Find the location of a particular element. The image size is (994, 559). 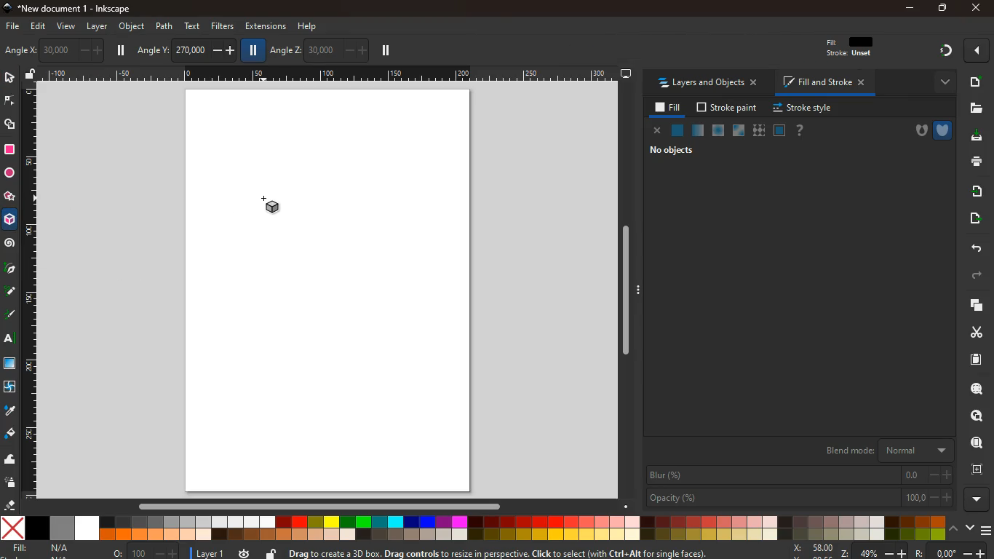

layers is located at coordinates (974, 306).